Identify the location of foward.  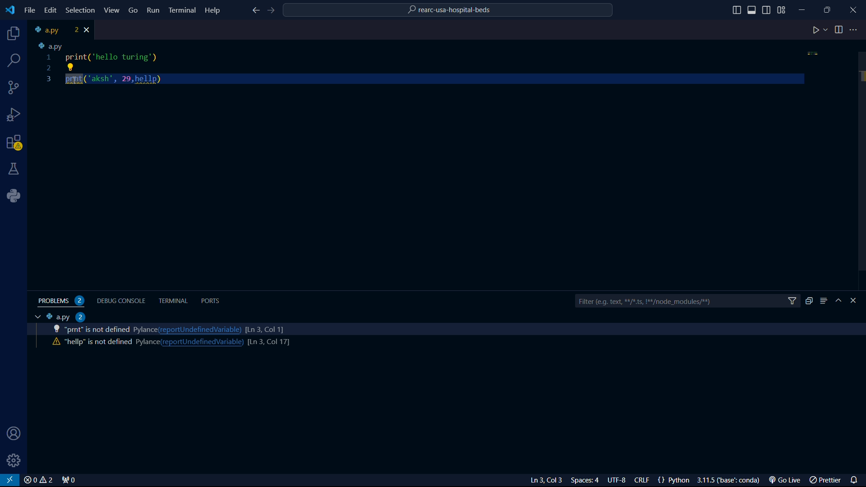
(273, 11).